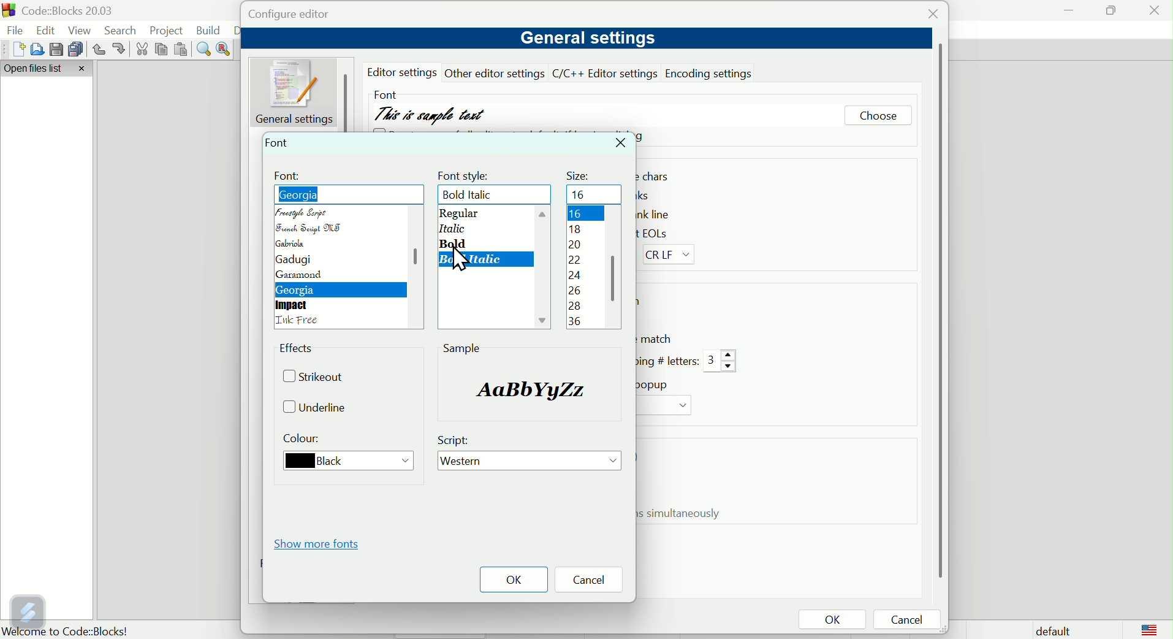 The height and width of the screenshot is (639, 1173). I want to click on Copy, so click(162, 50).